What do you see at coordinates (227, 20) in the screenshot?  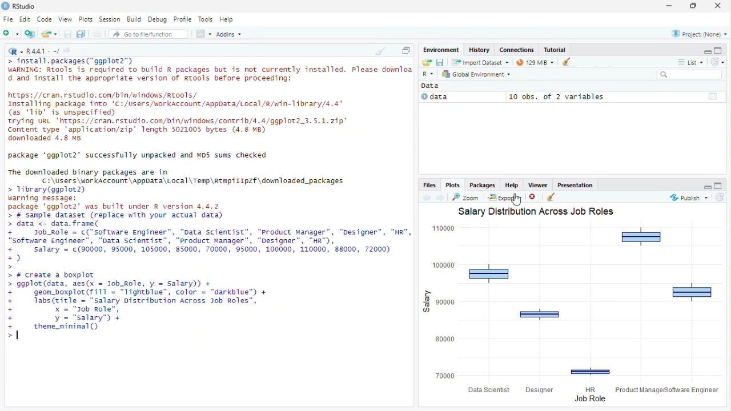 I see `Help` at bounding box center [227, 20].